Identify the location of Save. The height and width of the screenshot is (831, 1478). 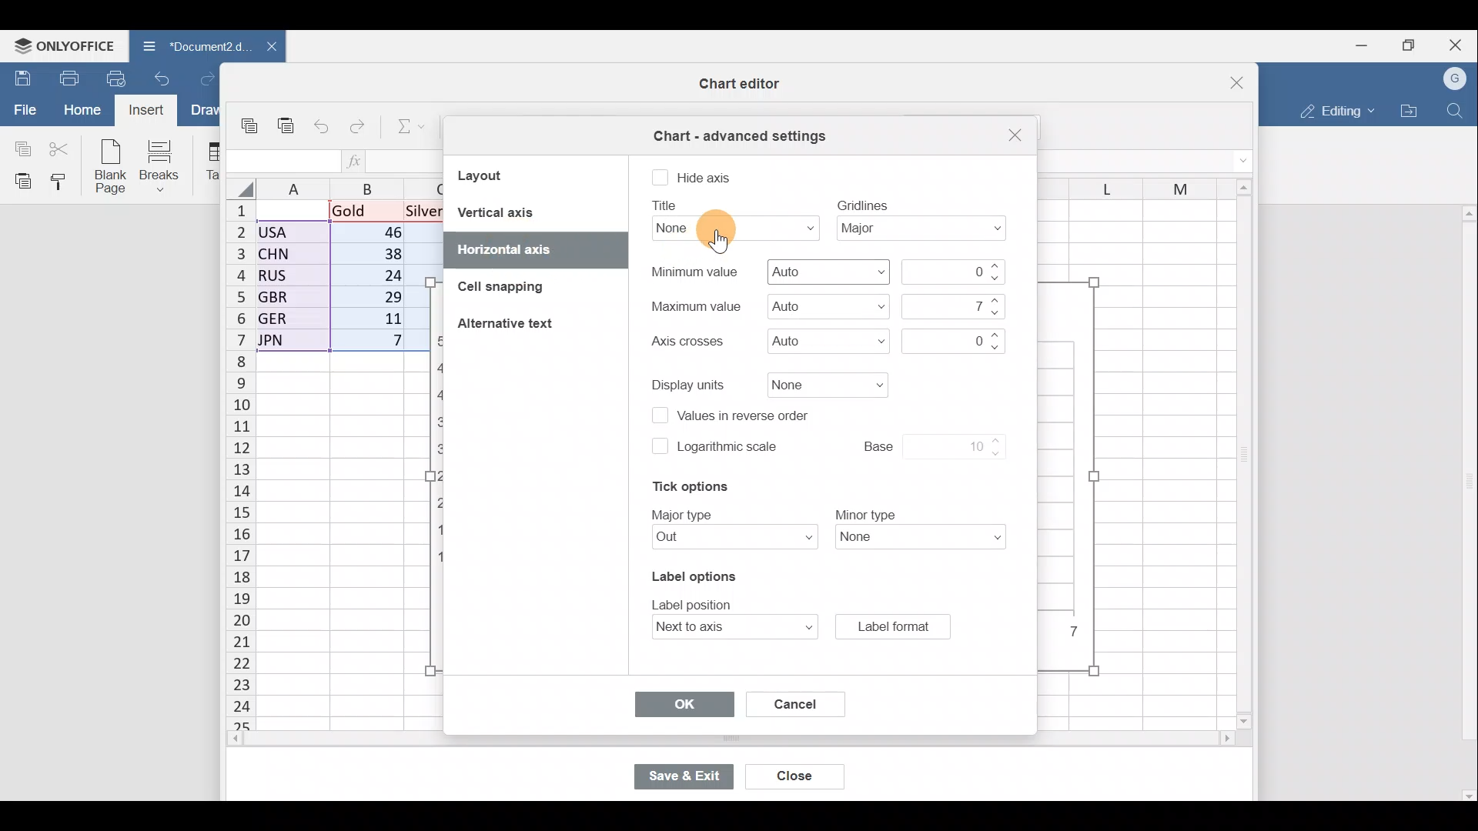
(19, 76).